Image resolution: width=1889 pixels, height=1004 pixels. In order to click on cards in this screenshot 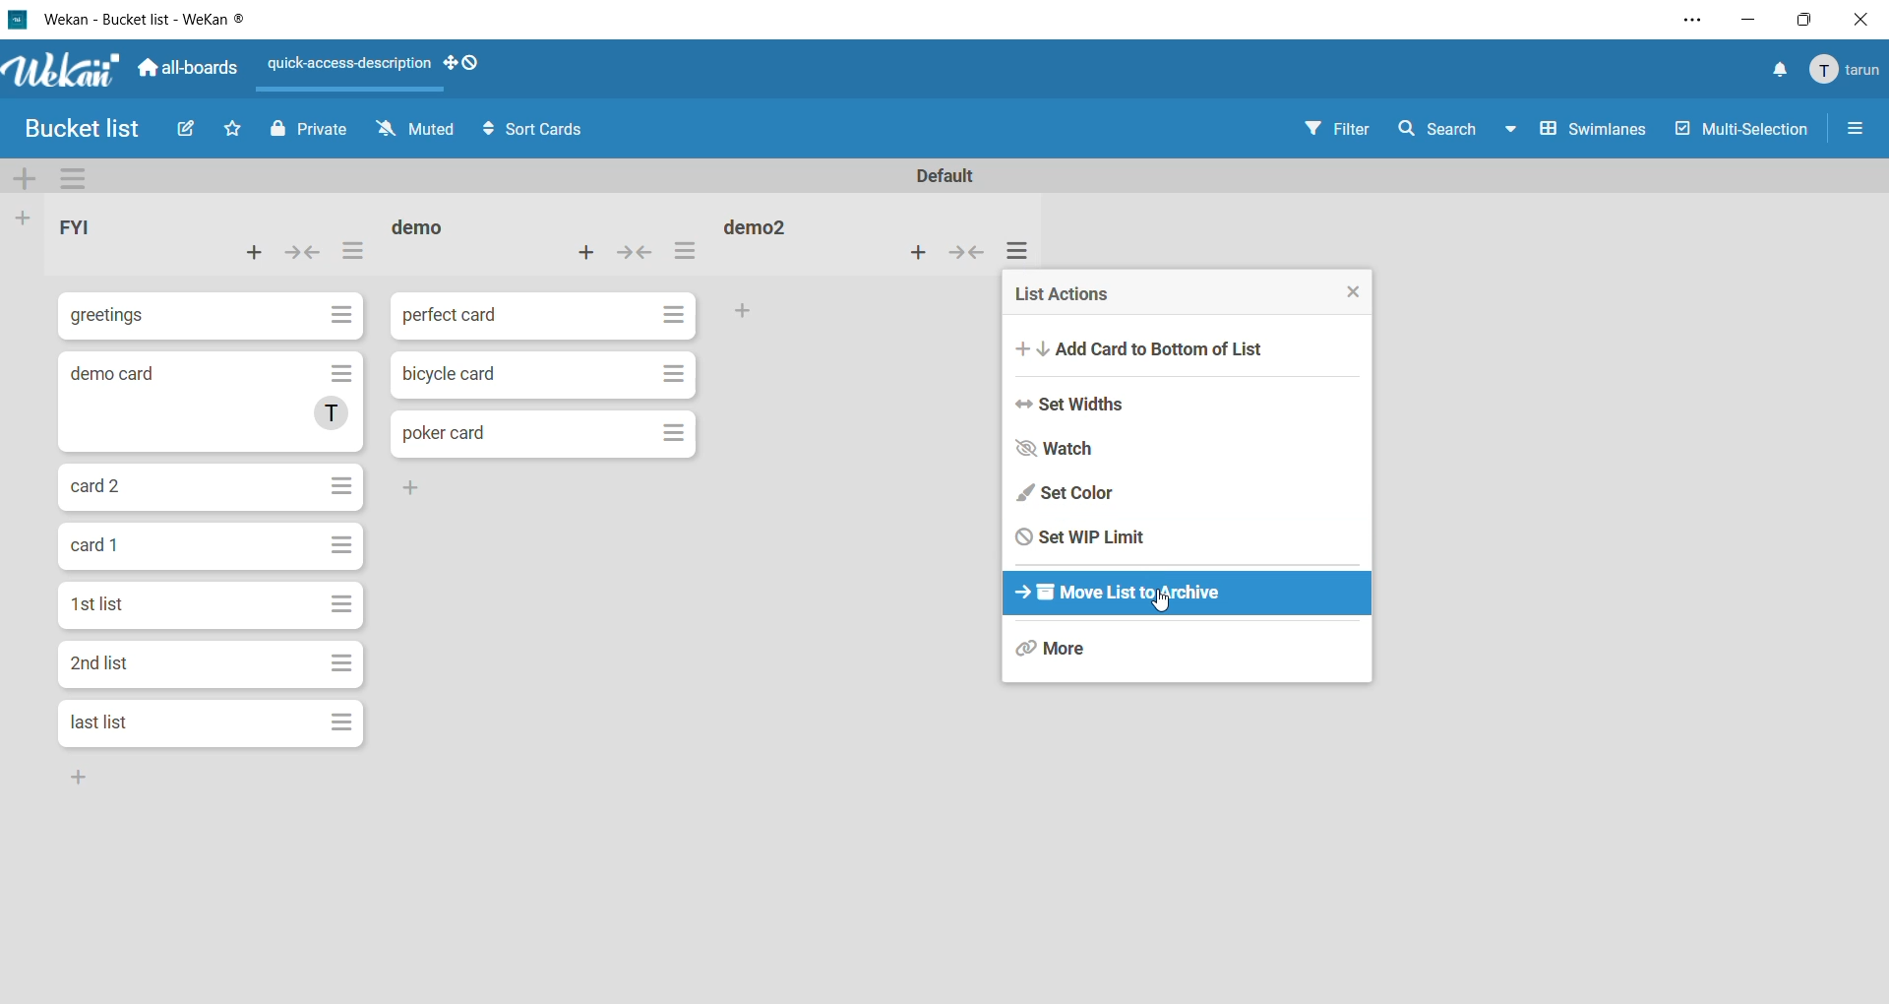, I will do `click(546, 432)`.